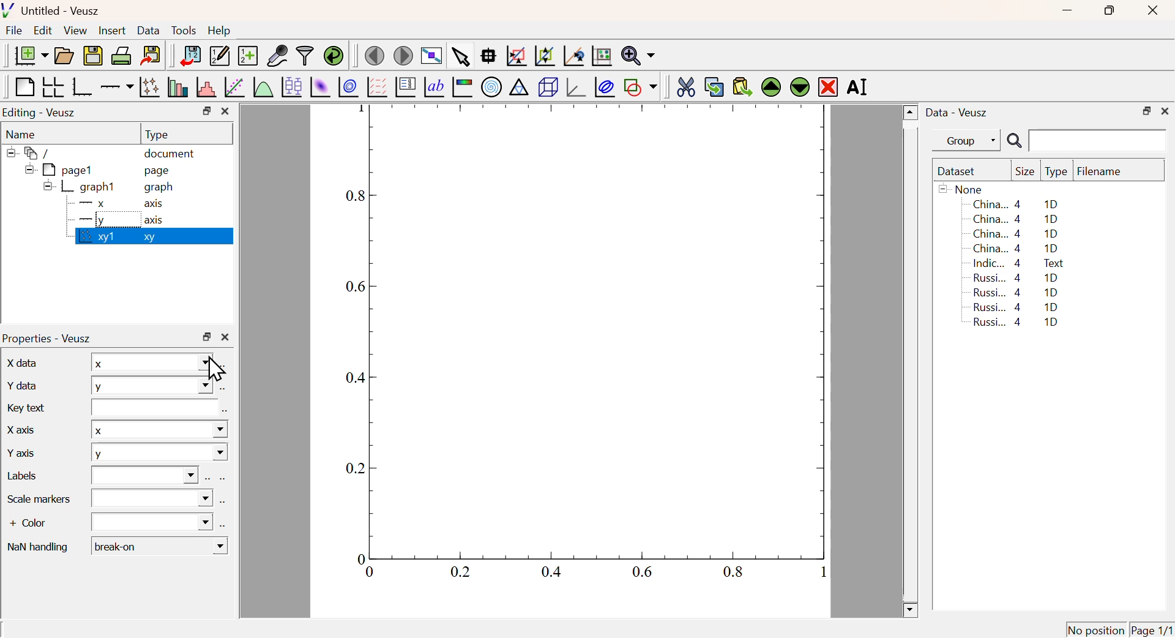 The height and width of the screenshot is (638, 1175). I want to click on 3D graph, so click(577, 88).